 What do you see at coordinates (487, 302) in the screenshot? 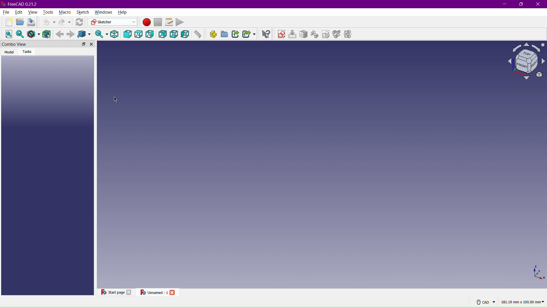
I see `CAD` at bounding box center [487, 302].